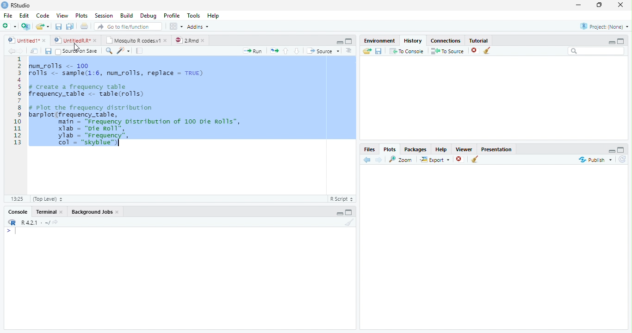 The width and height of the screenshot is (632, 333). What do you see at coordinates (323, 51) in the screenshot?
I see `Source` at bounding box center [323, 51].